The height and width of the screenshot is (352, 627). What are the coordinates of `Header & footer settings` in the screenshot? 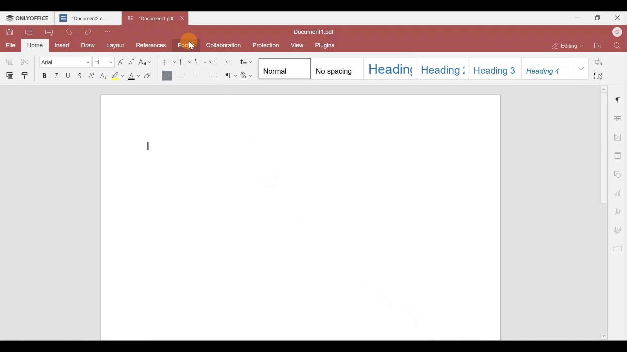 It's located at (619, 156).